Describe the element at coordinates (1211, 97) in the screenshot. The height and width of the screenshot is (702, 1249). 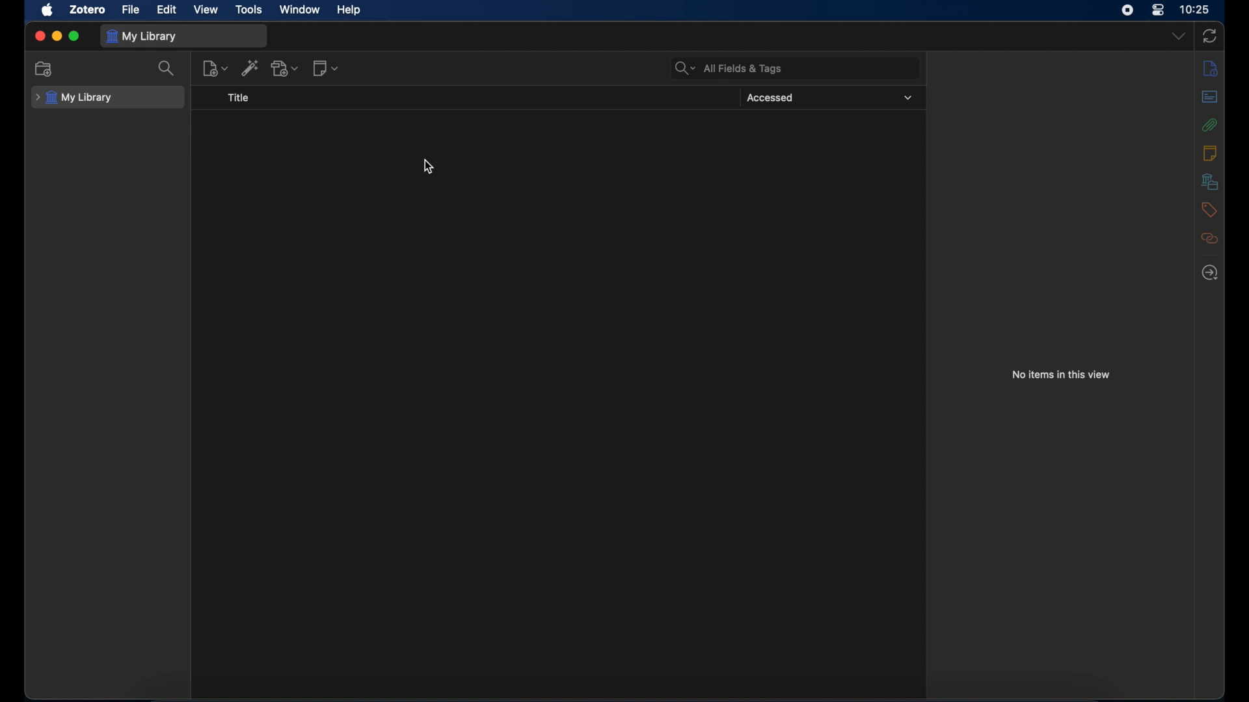
I see `abstract` at that location.